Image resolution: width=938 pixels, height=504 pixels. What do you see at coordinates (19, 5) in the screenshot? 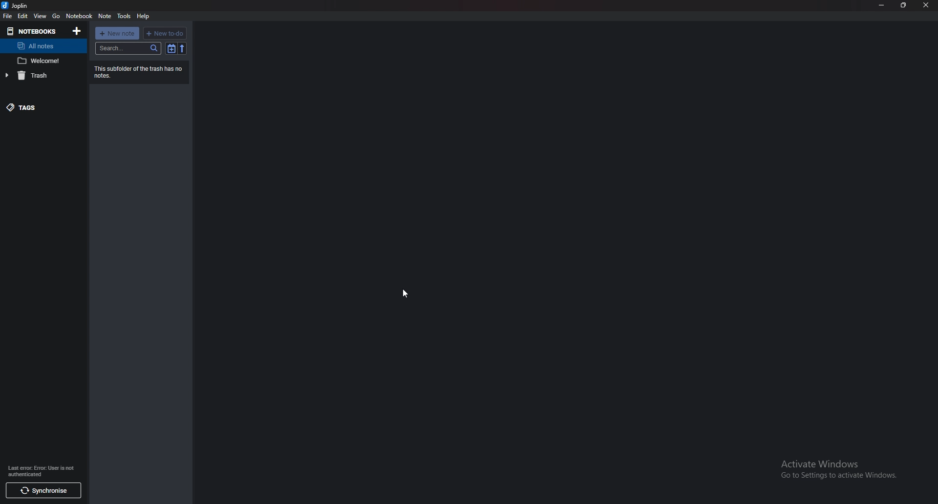
I see `joplin` at bounding box center [19, 5].